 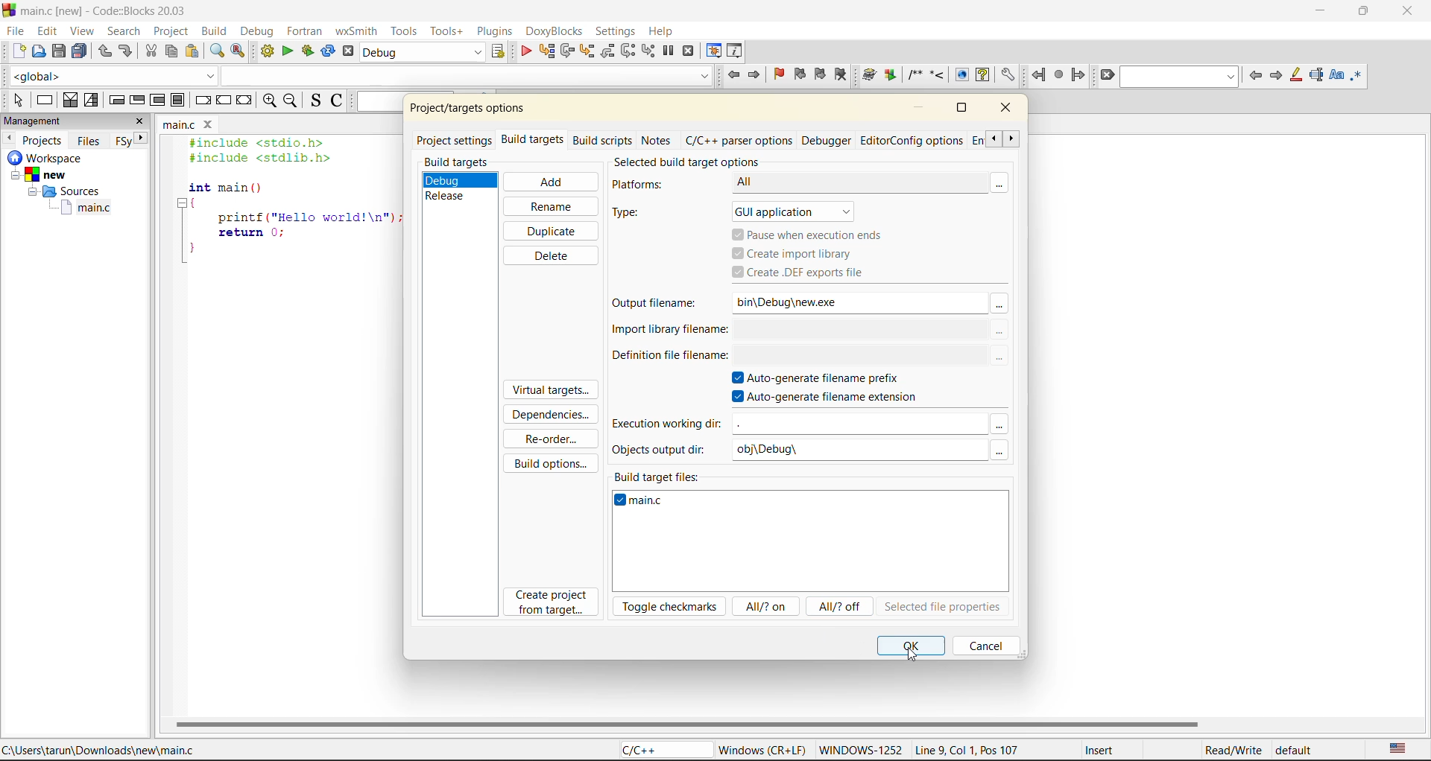 What do you see at coordinates (767, 605) in the screenshot?
I see `all/? on` at bounding box center [767, 605].